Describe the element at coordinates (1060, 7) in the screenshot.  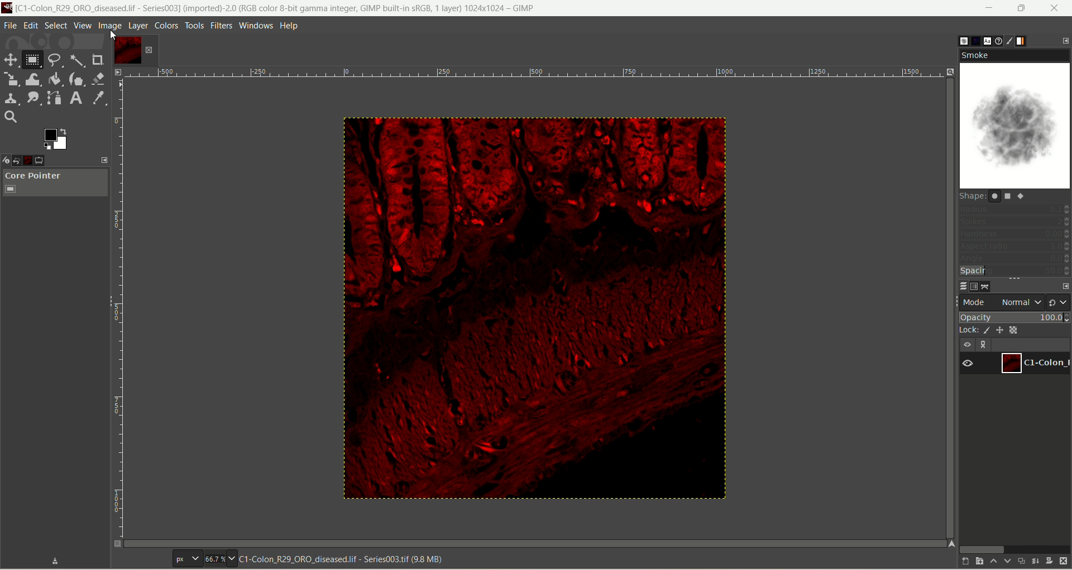
I see `close` at that location.